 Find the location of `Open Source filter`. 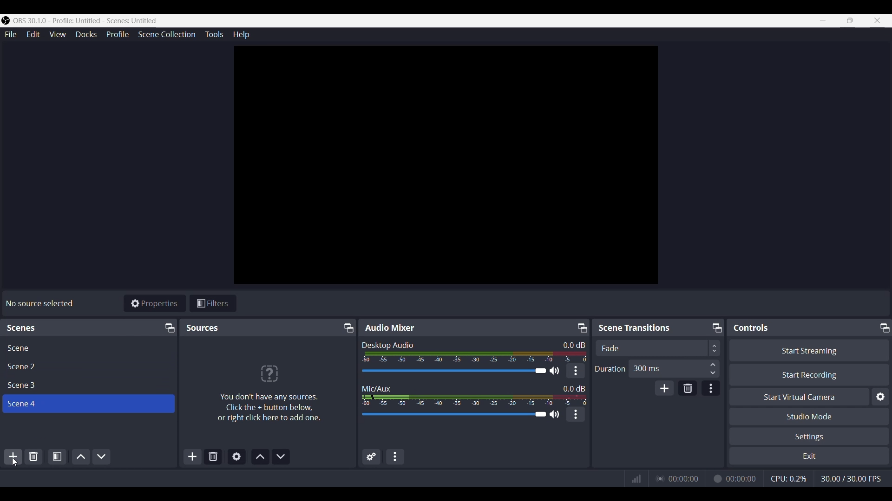

Open Source filter is located at coordinates (57, 456).